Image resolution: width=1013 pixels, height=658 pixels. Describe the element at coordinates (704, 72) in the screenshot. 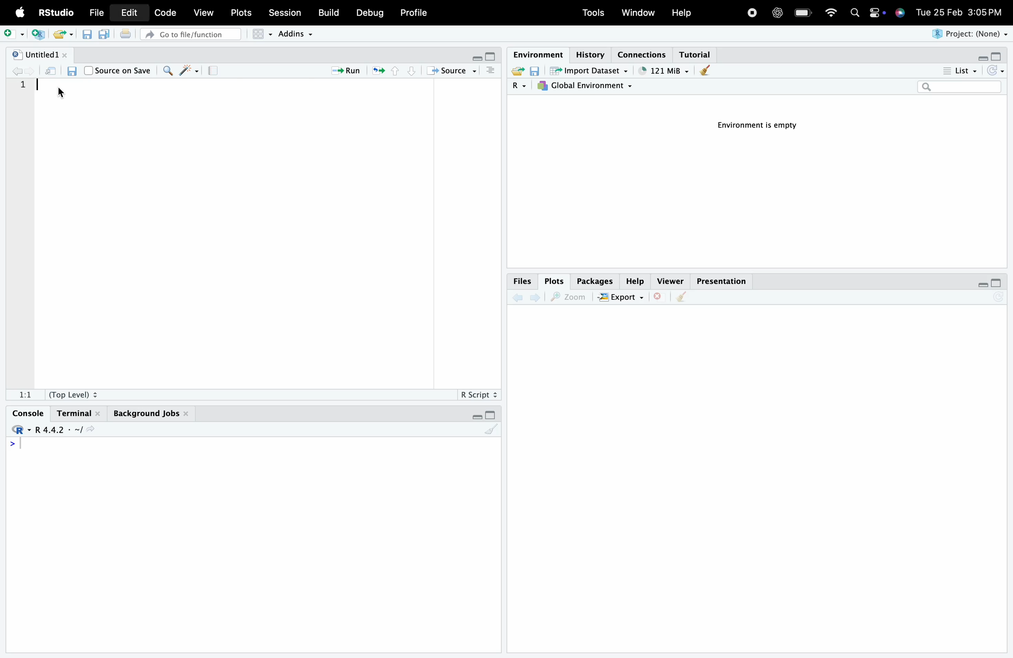

I see `Clear console (Ctrl + L)` at that location.